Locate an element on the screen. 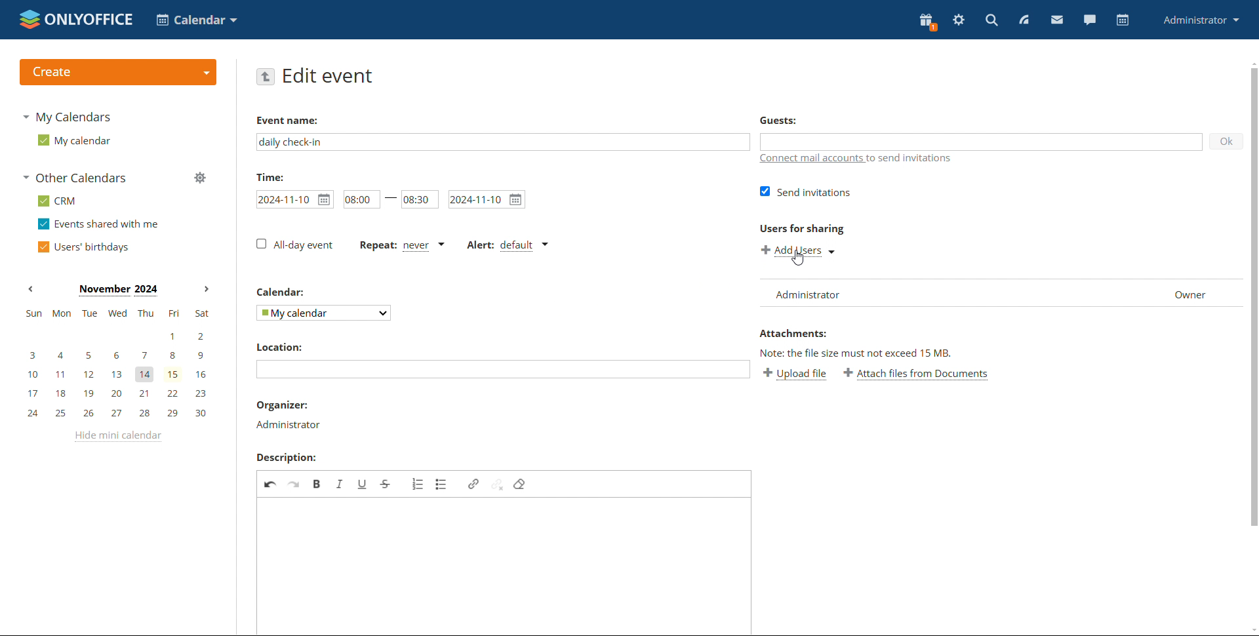  add event name is located at coordinates (503, 142).